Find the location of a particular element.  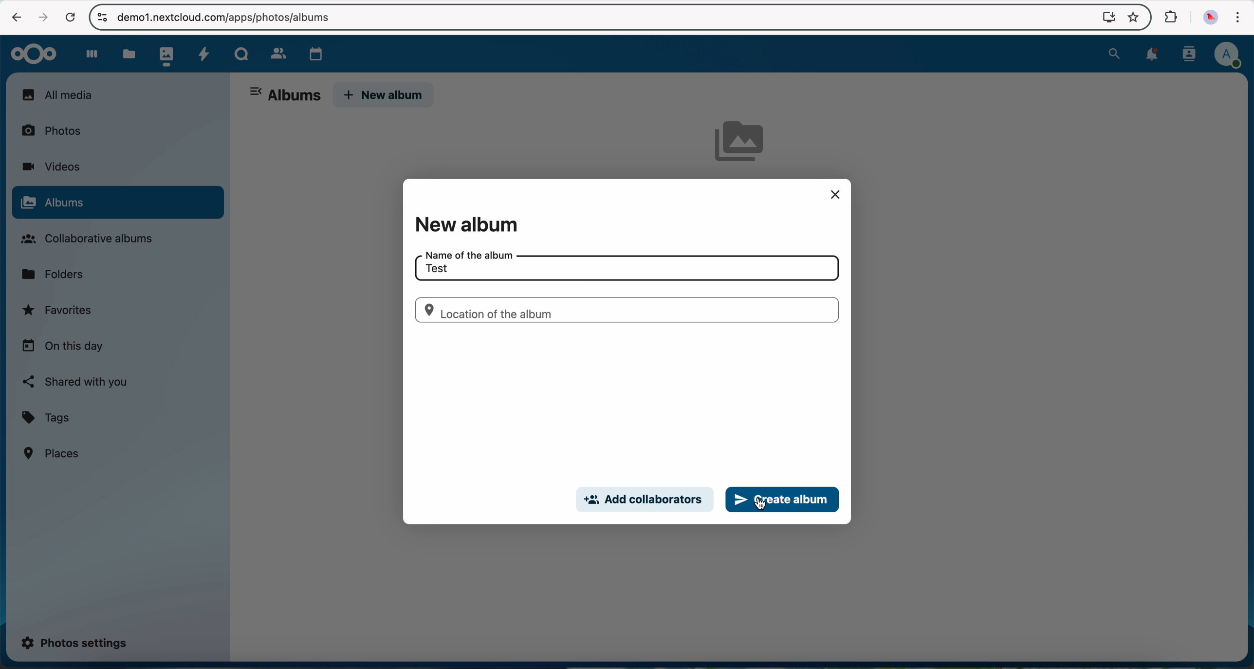

controls is located at coordinates (102, 17).